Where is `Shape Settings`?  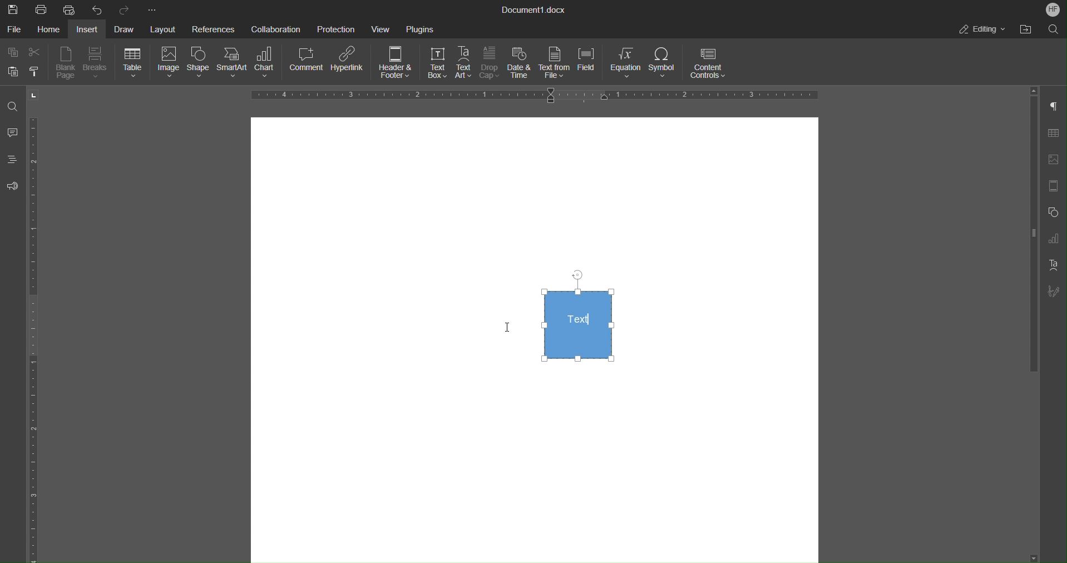 Shape Settings is located at coordinates (1056, 211).